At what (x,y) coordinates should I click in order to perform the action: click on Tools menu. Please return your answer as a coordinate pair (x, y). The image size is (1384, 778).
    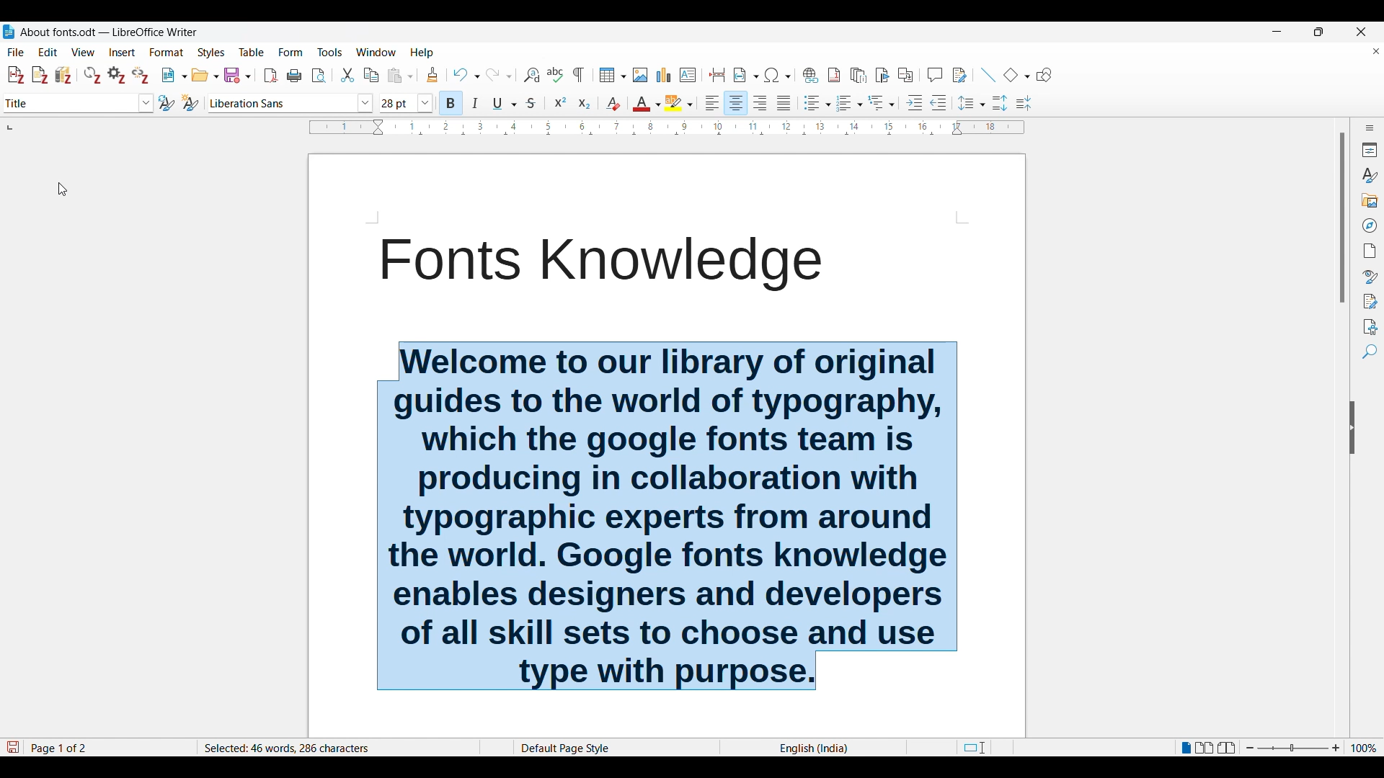
    Looking at the image, I should click on (330, 53).